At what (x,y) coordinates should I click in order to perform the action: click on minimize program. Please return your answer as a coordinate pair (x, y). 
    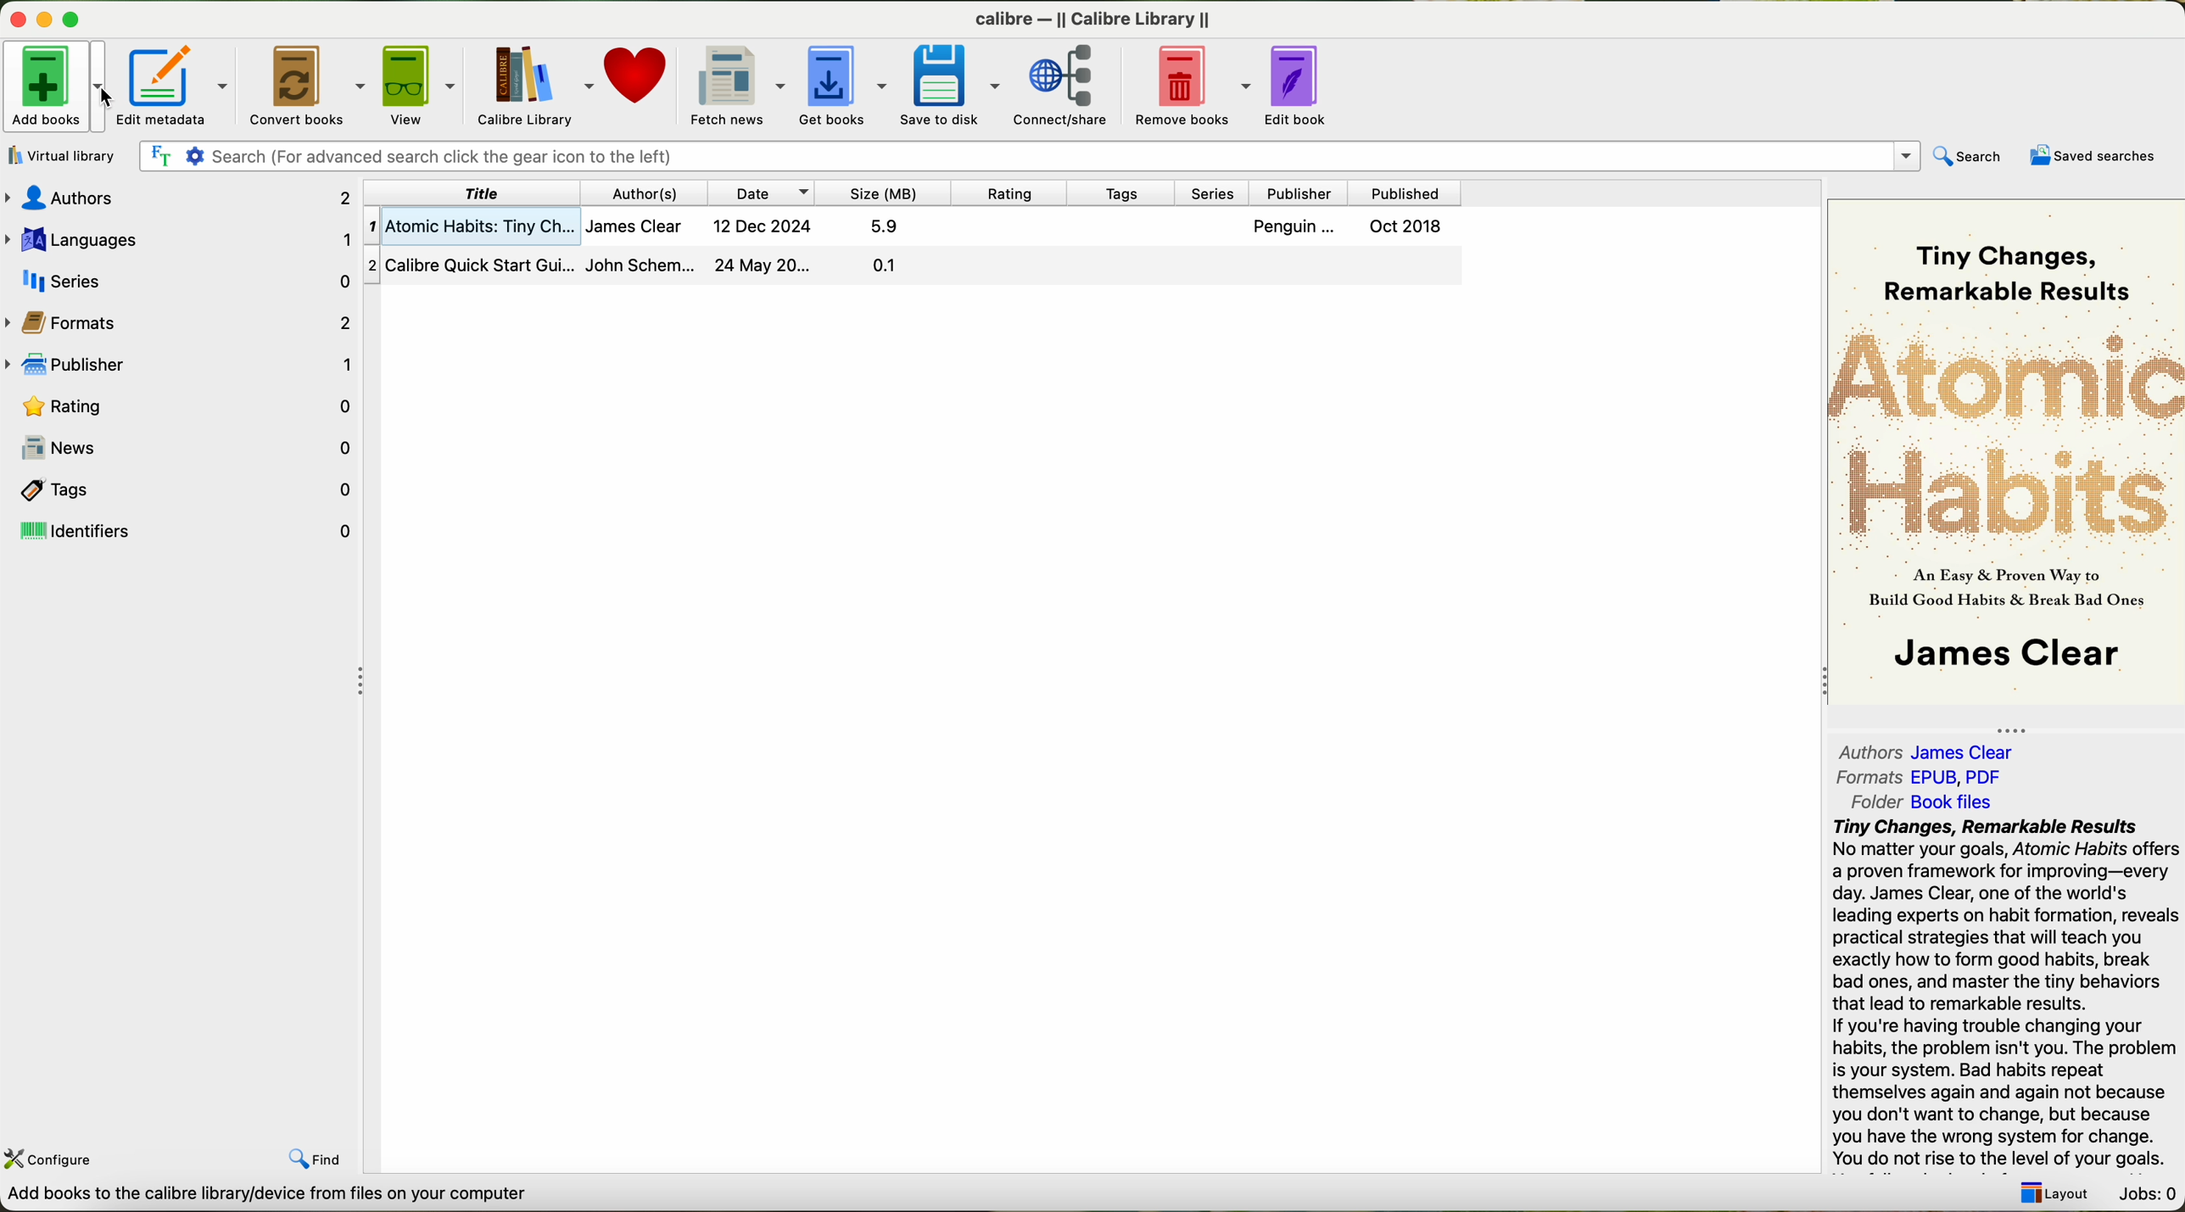
    Looking at the image, I should click on (42, 17).